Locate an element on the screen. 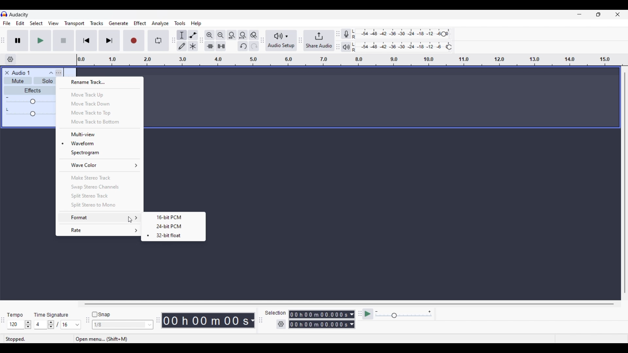 Image resolution: width=628 pixels, height=353 pixels. More options is located at coordinates (59, 72).